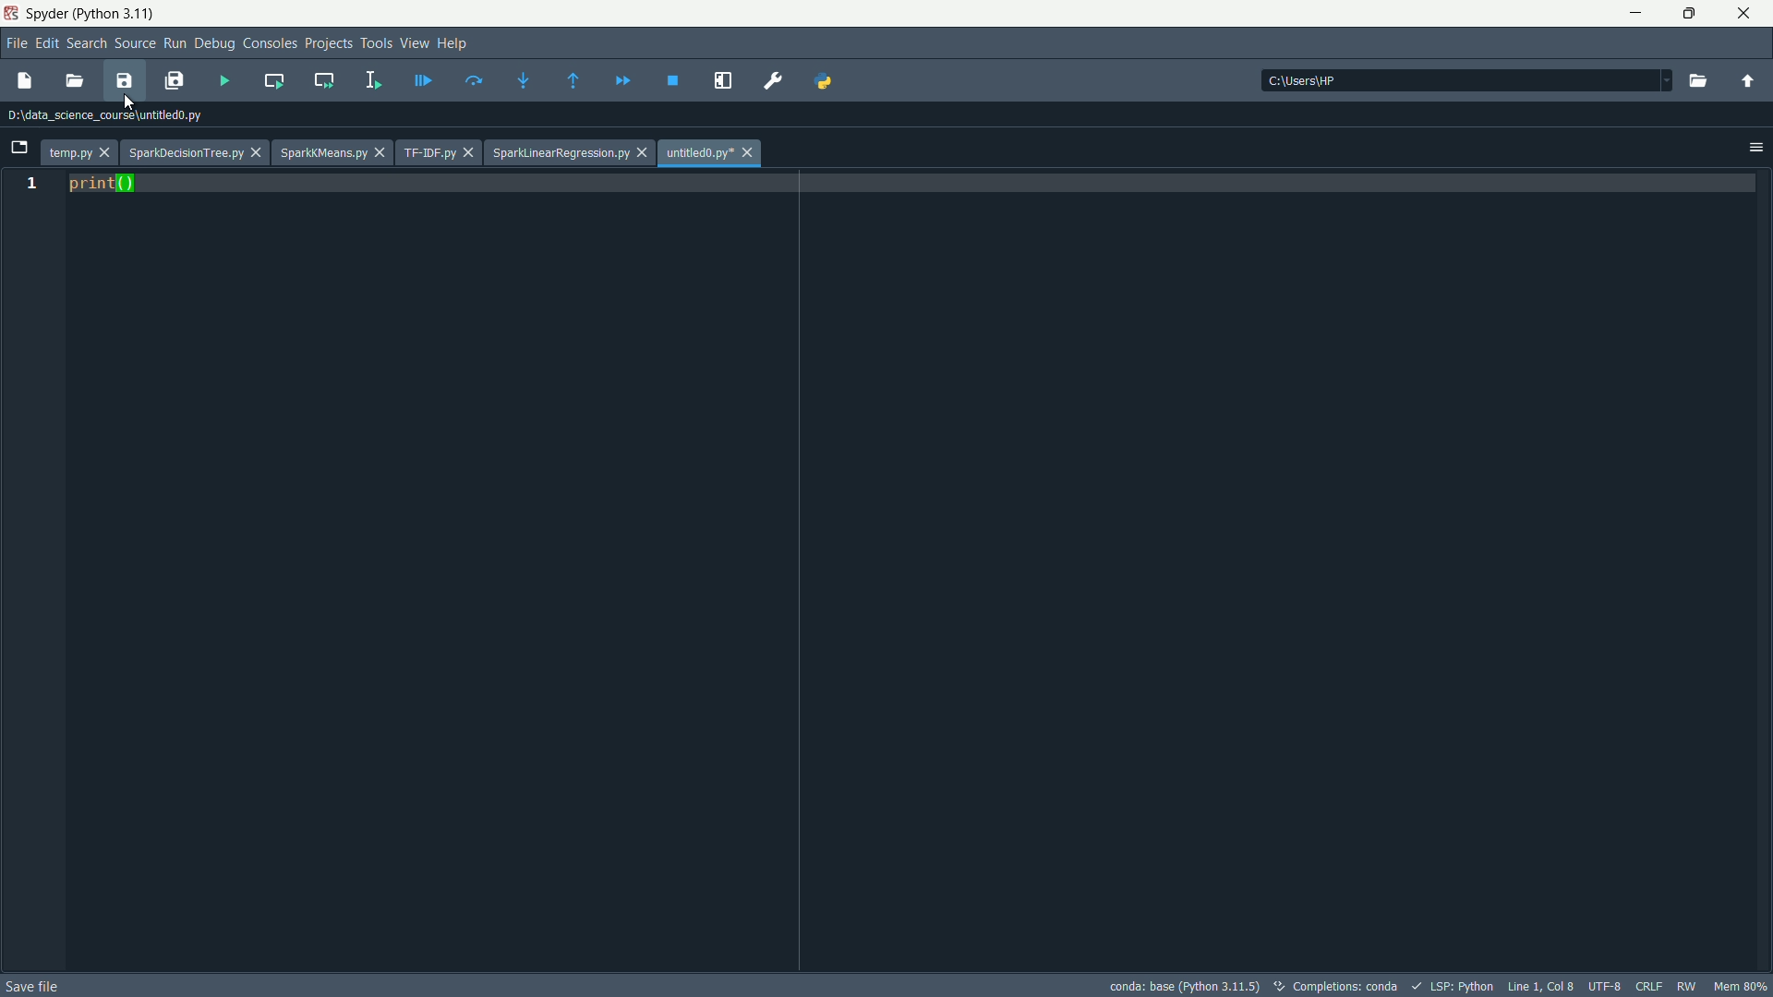  Describe the element at coordinates (750, 155) in the screenshot. I see `close` at that location.